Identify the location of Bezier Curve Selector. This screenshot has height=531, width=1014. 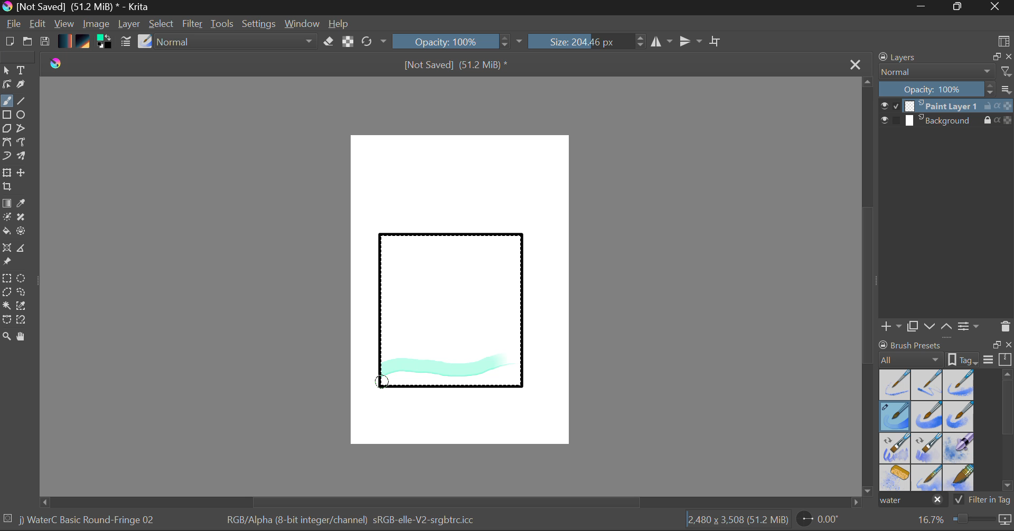
(6, 320).